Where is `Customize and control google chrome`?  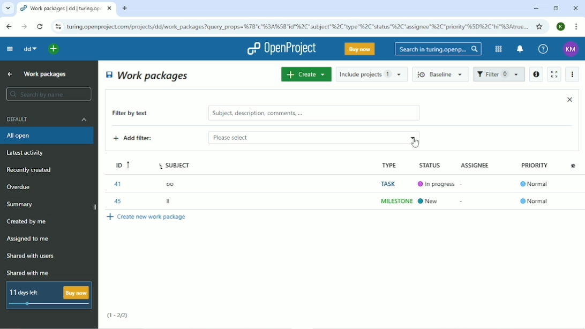
Customize and control google chrome is located at coordinates (577, 27).